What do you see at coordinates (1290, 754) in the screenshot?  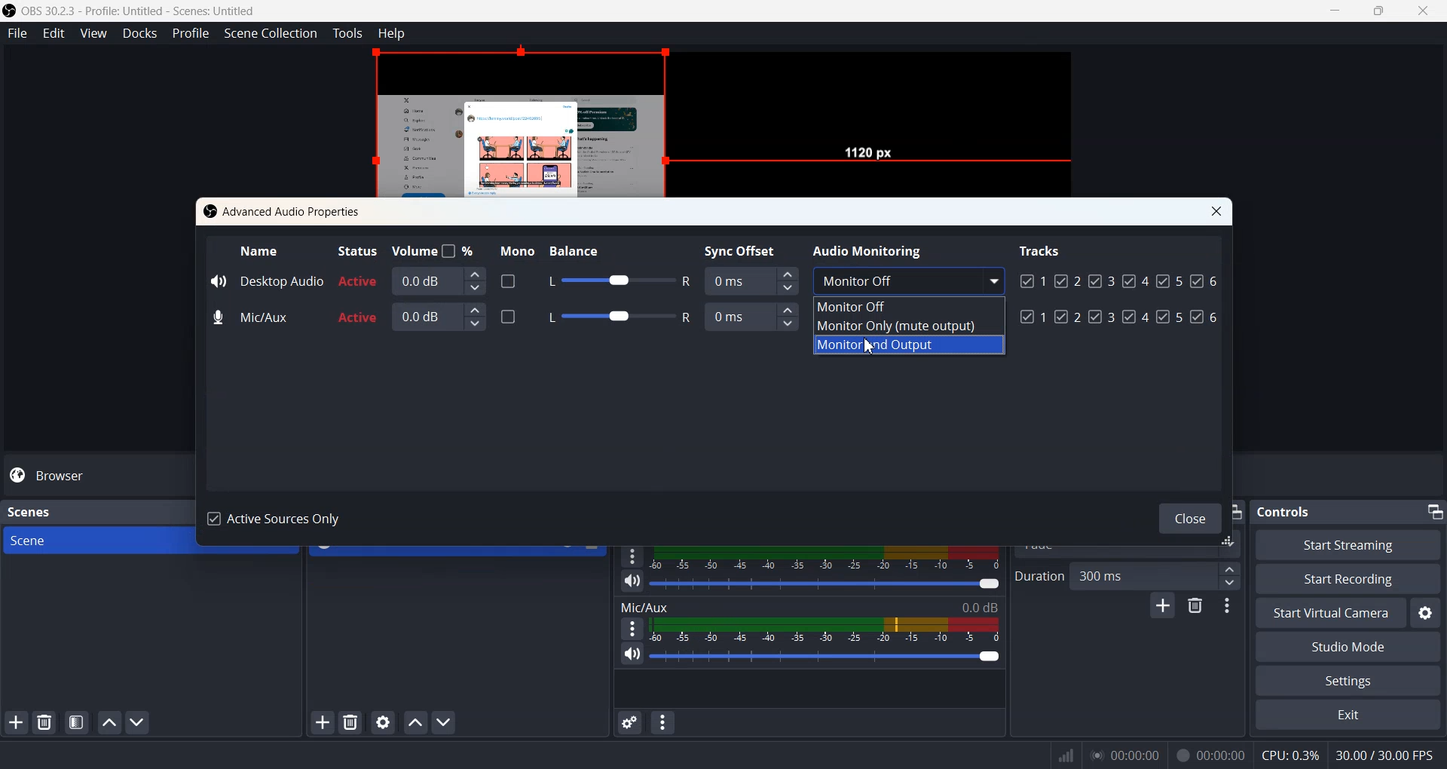 I see `CPU:0.3%` at bounding box center [1290, 754].